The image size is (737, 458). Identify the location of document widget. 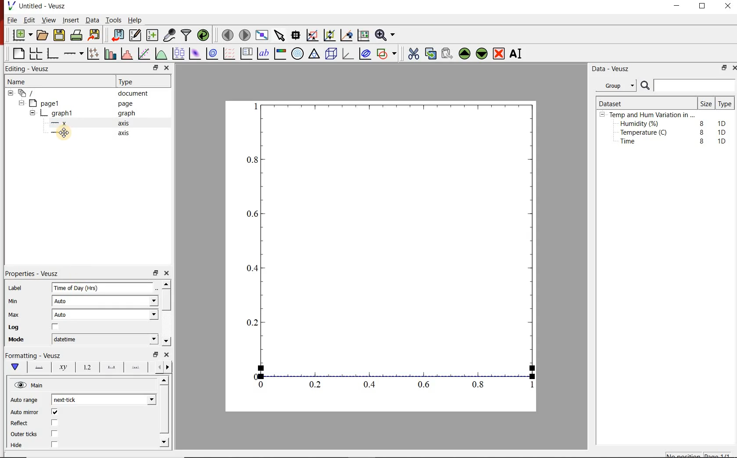
(31, 93).